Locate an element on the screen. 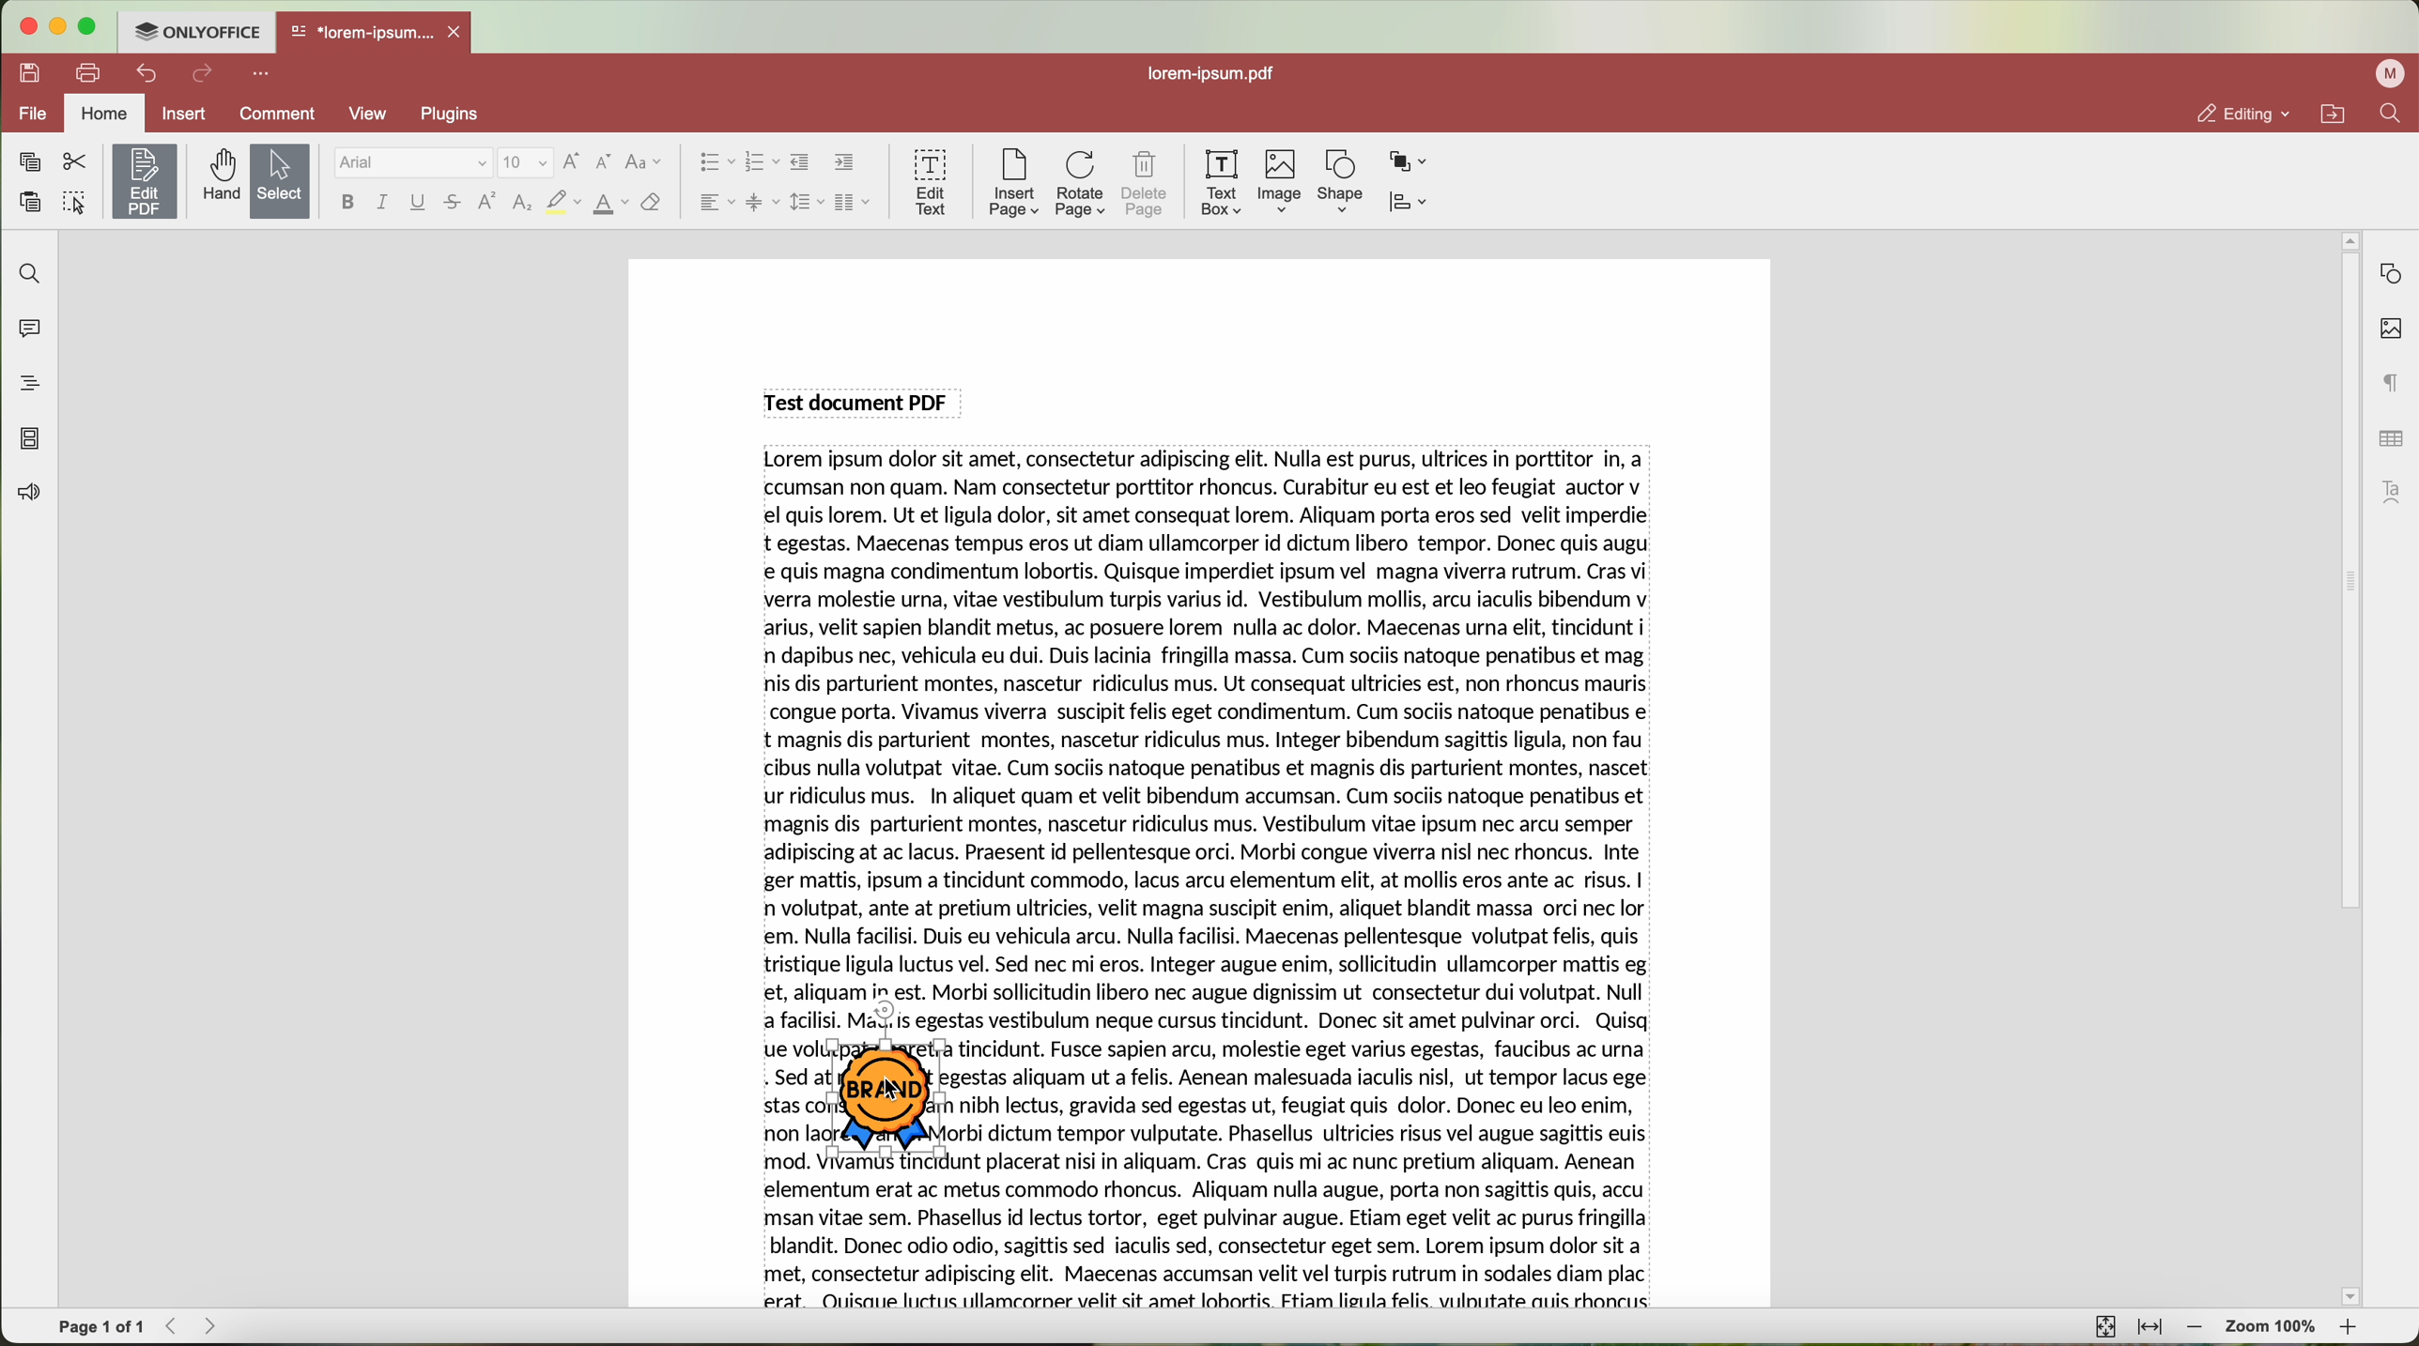 The image size is (2419, 1346). subscript is located at coordinates (524, 204).